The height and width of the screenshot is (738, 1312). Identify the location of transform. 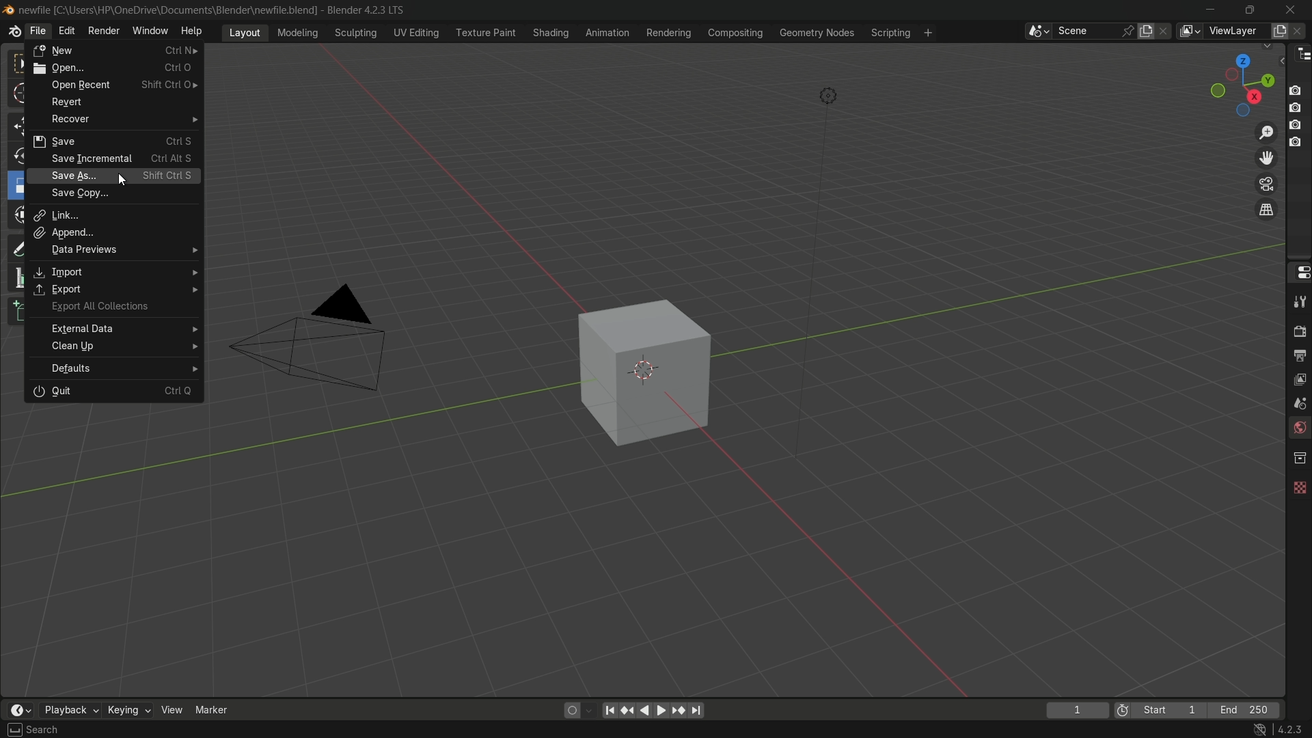
(16, 217).